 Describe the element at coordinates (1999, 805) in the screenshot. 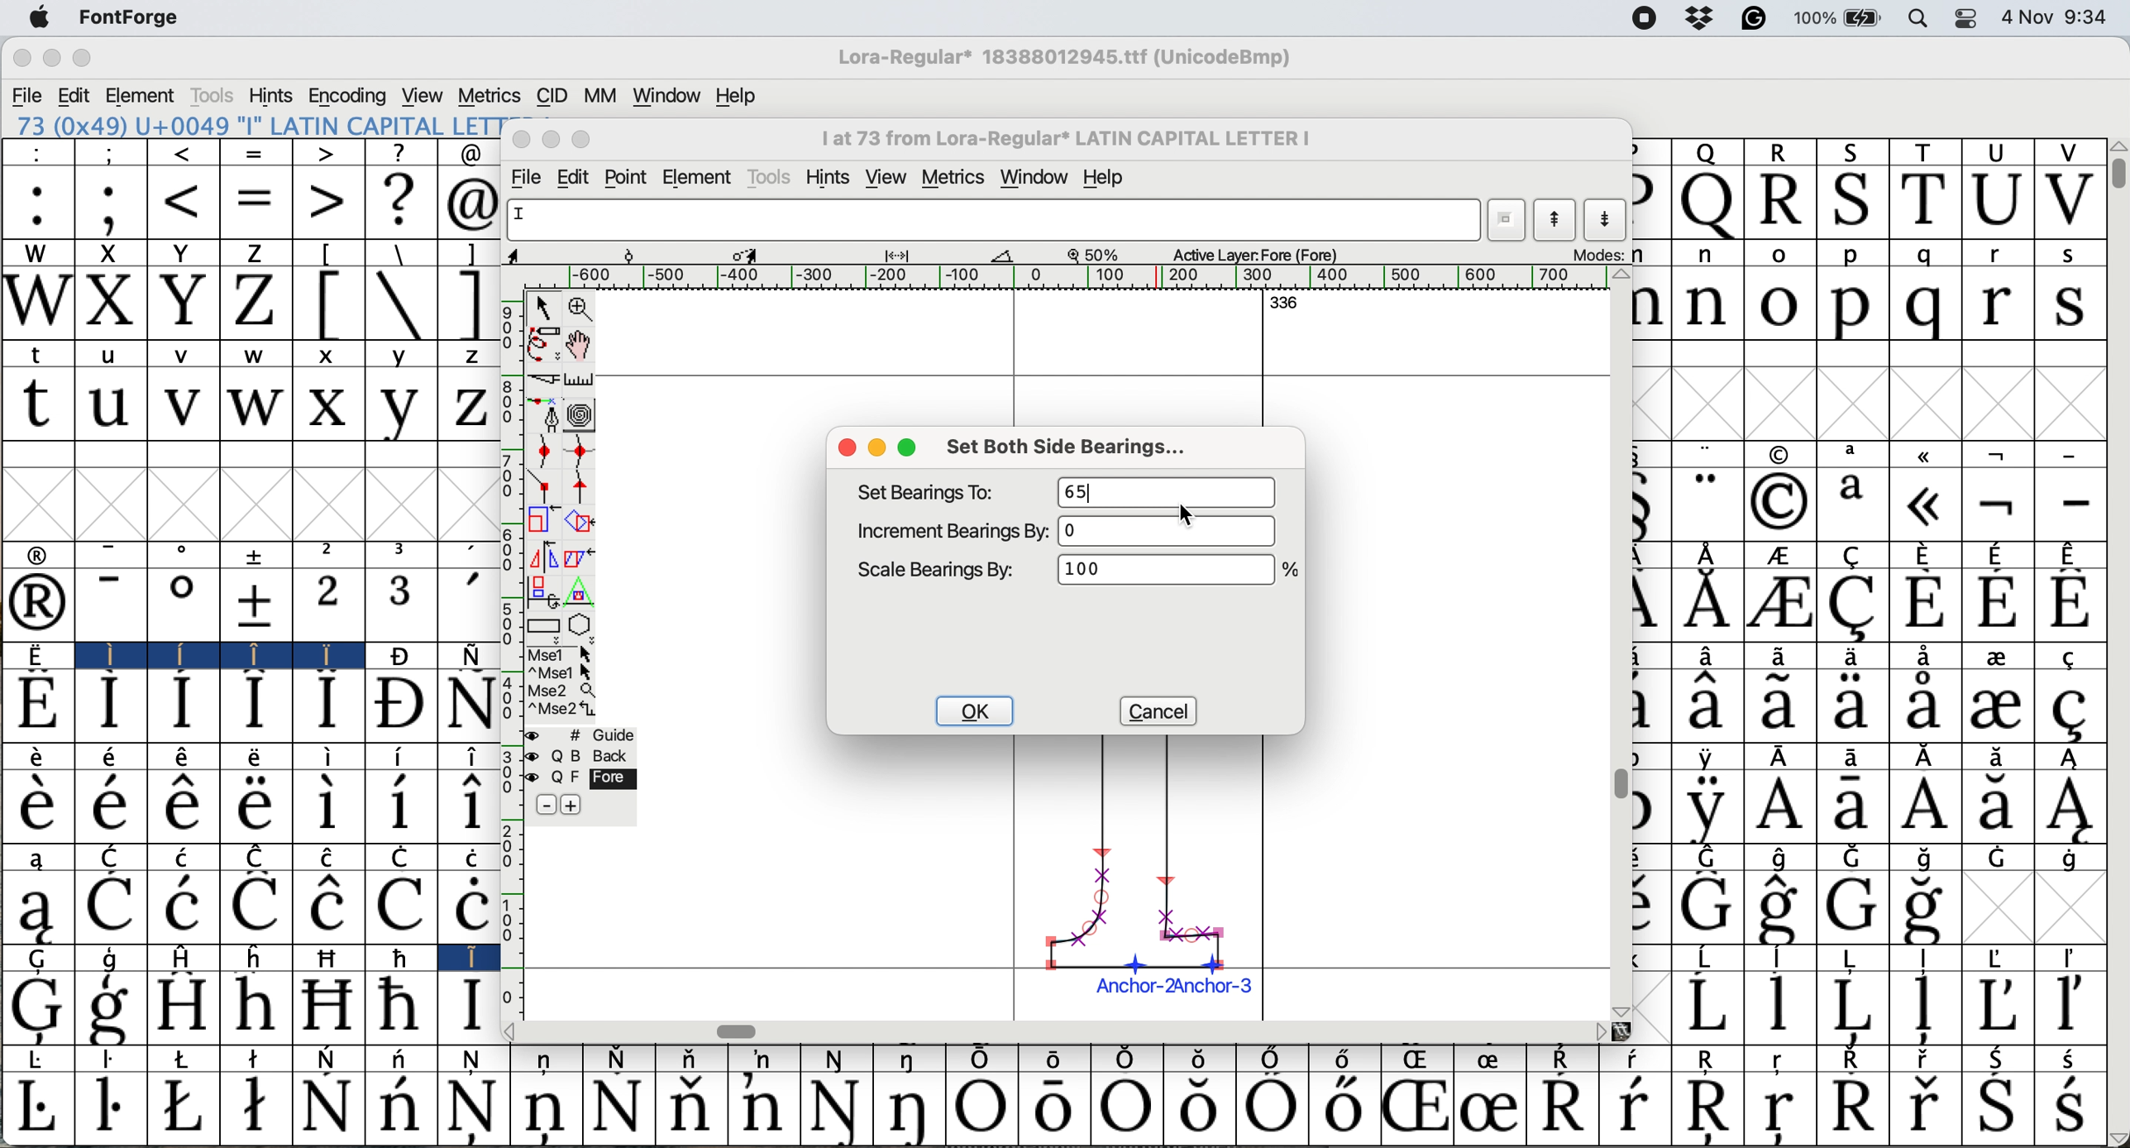

I see `Symbol` at that location.